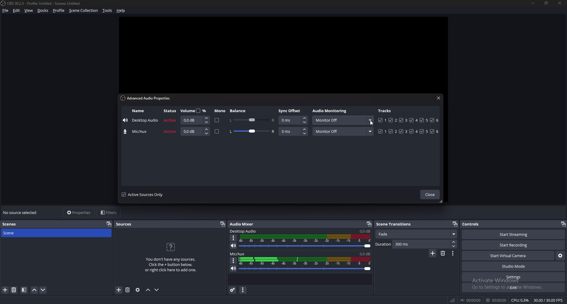 This screenshot has width=567, height=304. I want to click on file, so click(6, 11).